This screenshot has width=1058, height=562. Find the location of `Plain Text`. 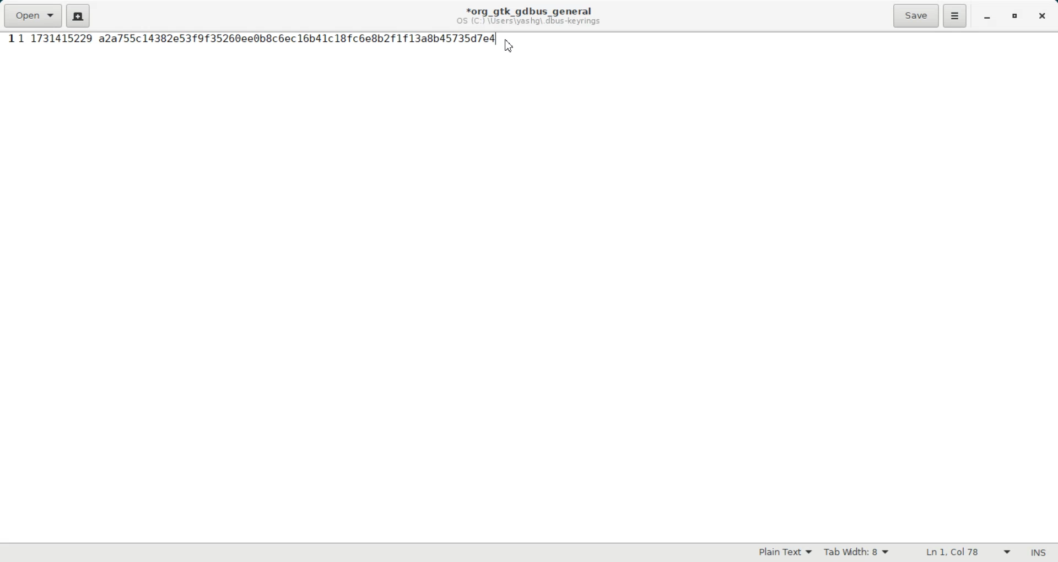

Plain Text is located at coordinates (785, 553).